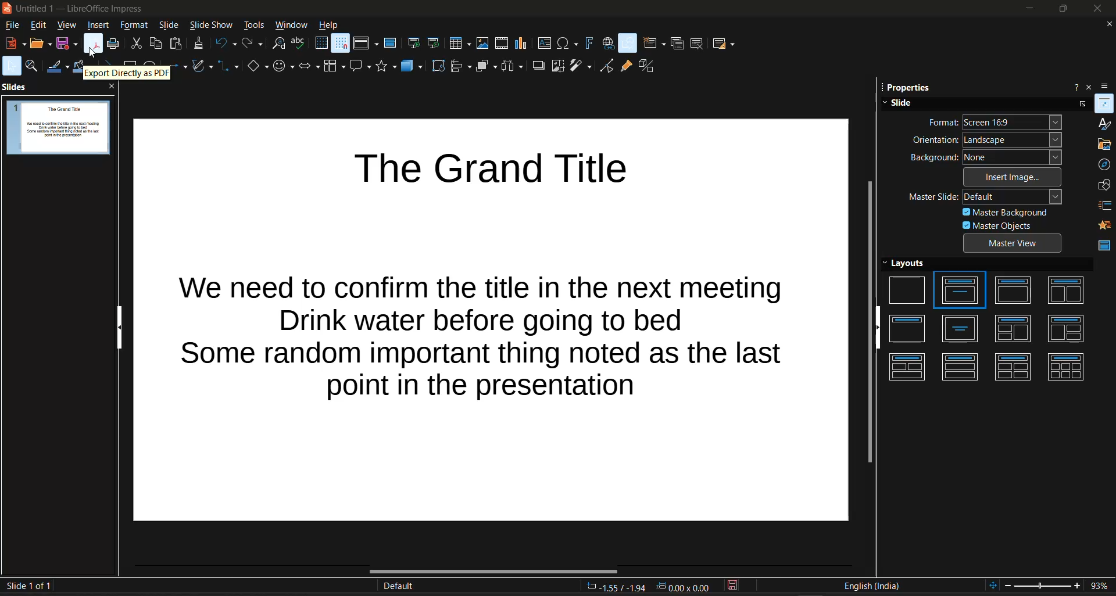  What do you see at coordinates (1075, 87) in the screenshot?
I see `help about sidebar deck` at bounding box center [1075, 87].